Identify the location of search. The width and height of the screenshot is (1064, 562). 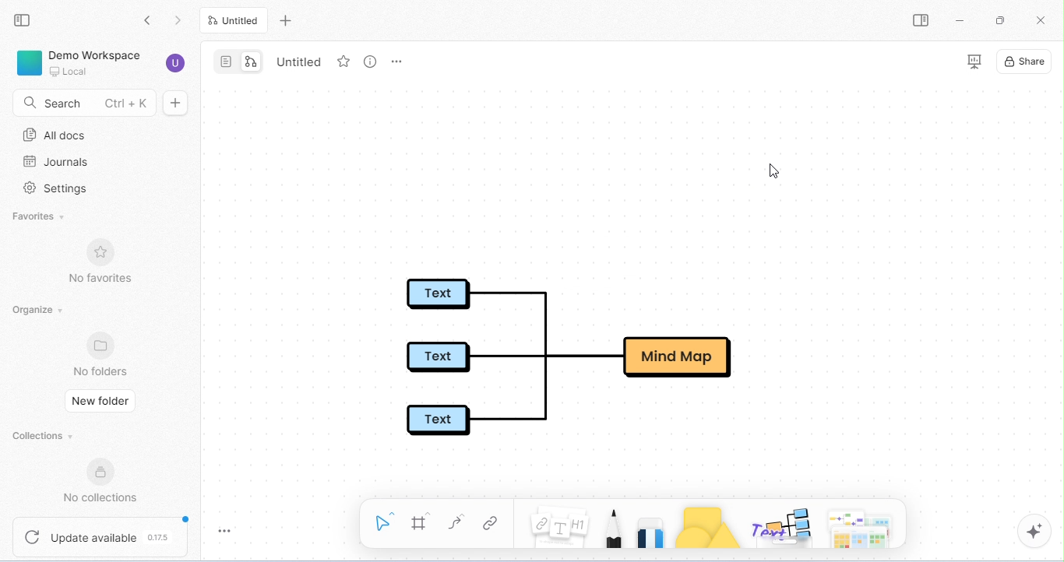
(81, 101).